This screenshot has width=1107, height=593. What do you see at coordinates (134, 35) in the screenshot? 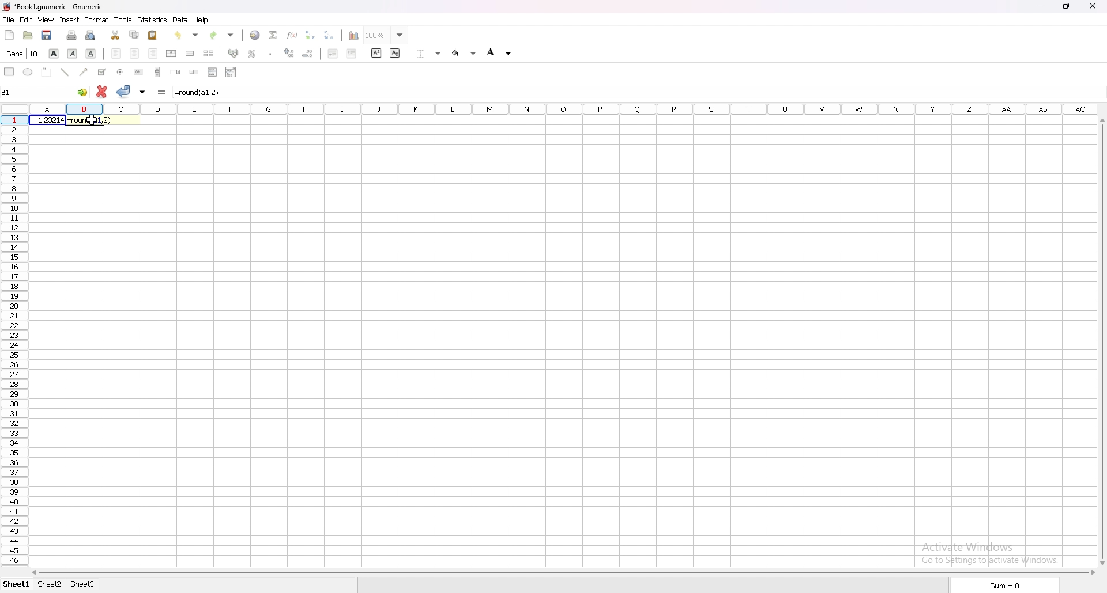
I see `copy` at bounding box center [134, 35].